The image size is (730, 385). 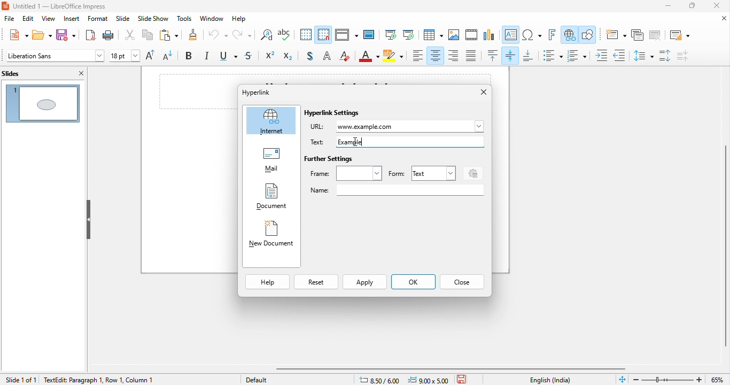 I want to click on toggle ordered list, so click(x=579, y=56).